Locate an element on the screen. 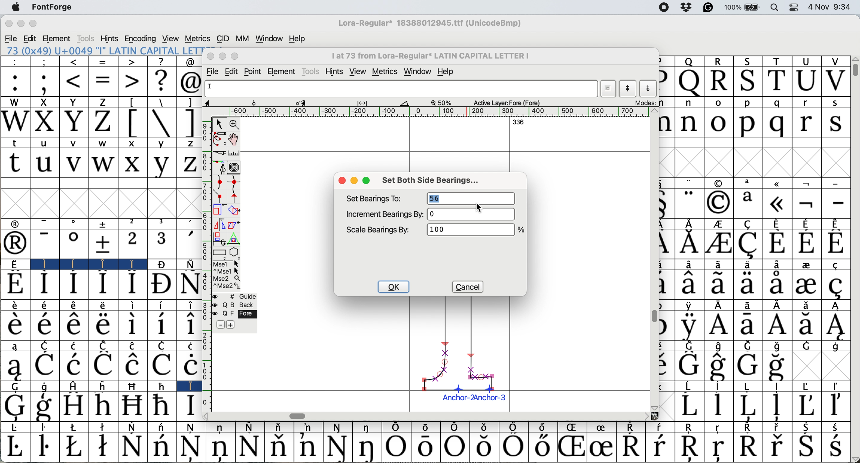 Image resolution: width=860 pixels, height=463 pixels. help is located at coordinates (296, 39).